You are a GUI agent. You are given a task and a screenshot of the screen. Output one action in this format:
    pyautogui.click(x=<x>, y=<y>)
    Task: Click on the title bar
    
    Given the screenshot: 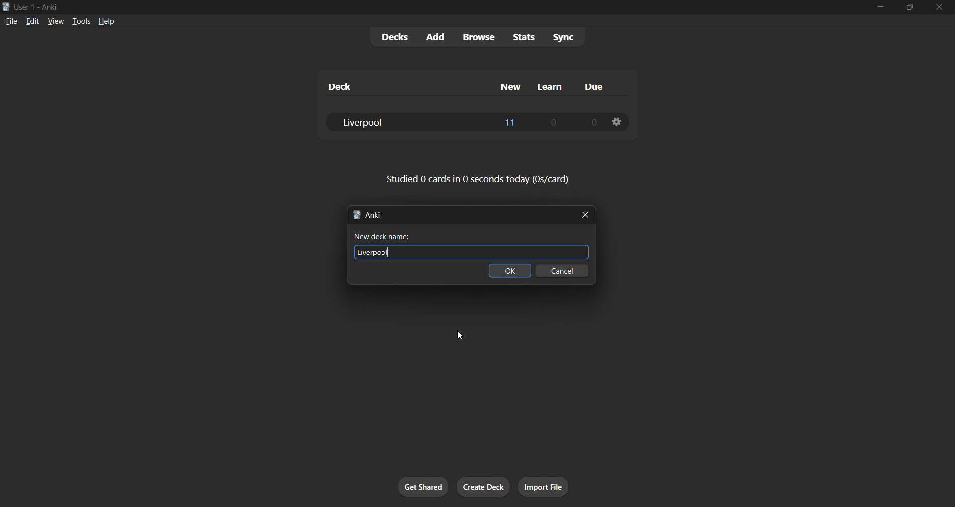 What is the action you would take?
    pyautogui.click(x=411, y=8)
    